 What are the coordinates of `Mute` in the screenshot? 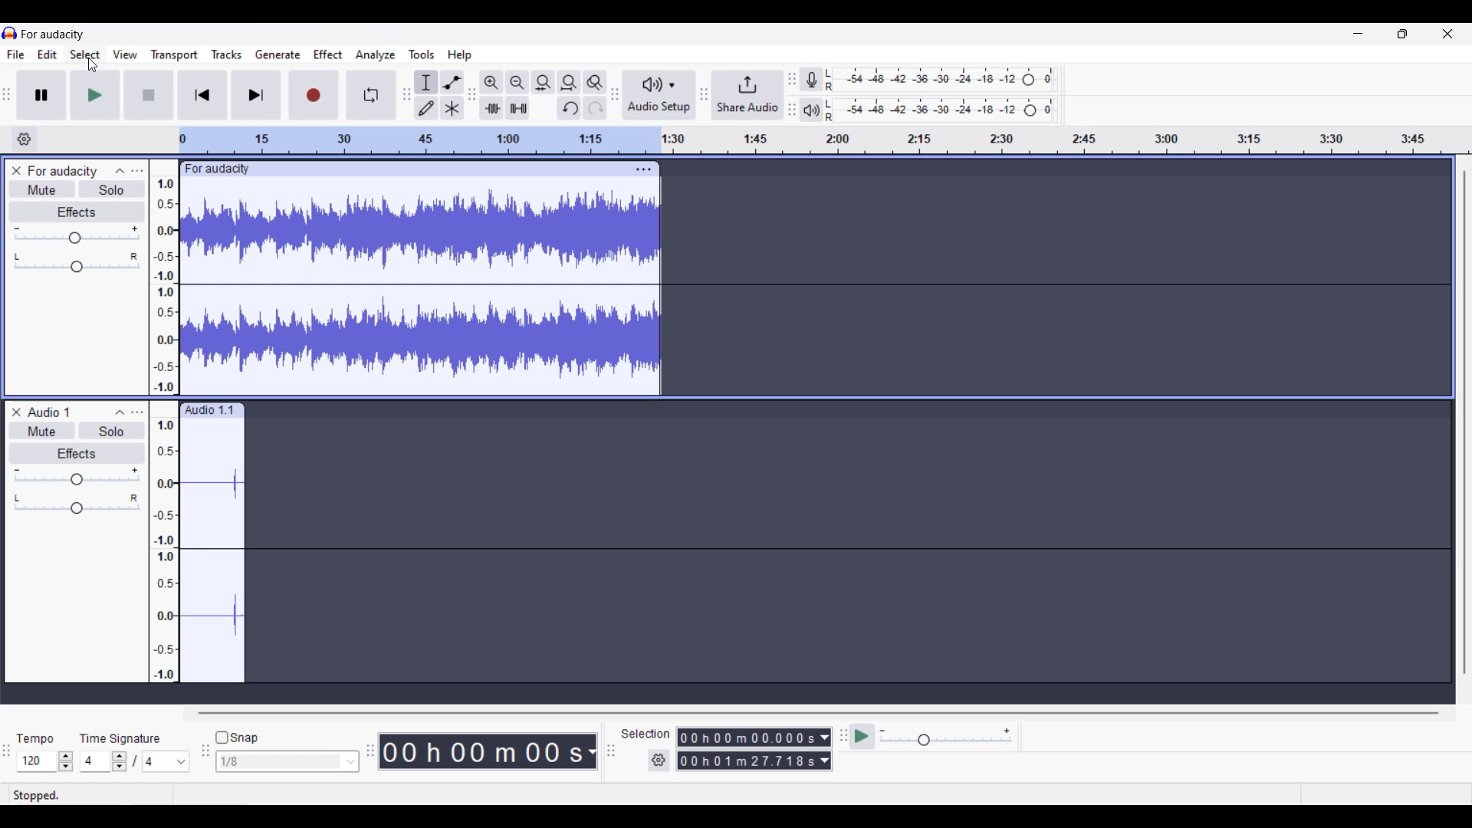 It's located at (41, 189).